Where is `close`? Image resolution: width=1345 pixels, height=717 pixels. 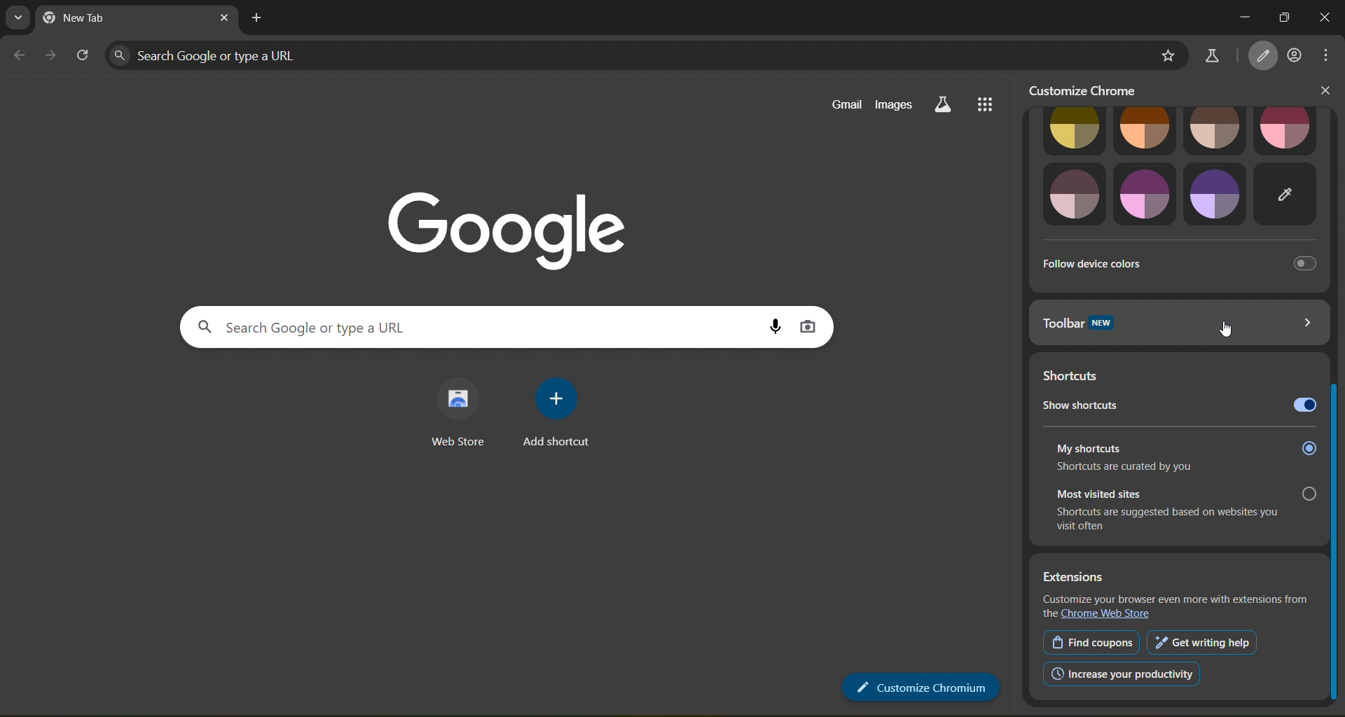 close is located at coordinates (1325, 90).